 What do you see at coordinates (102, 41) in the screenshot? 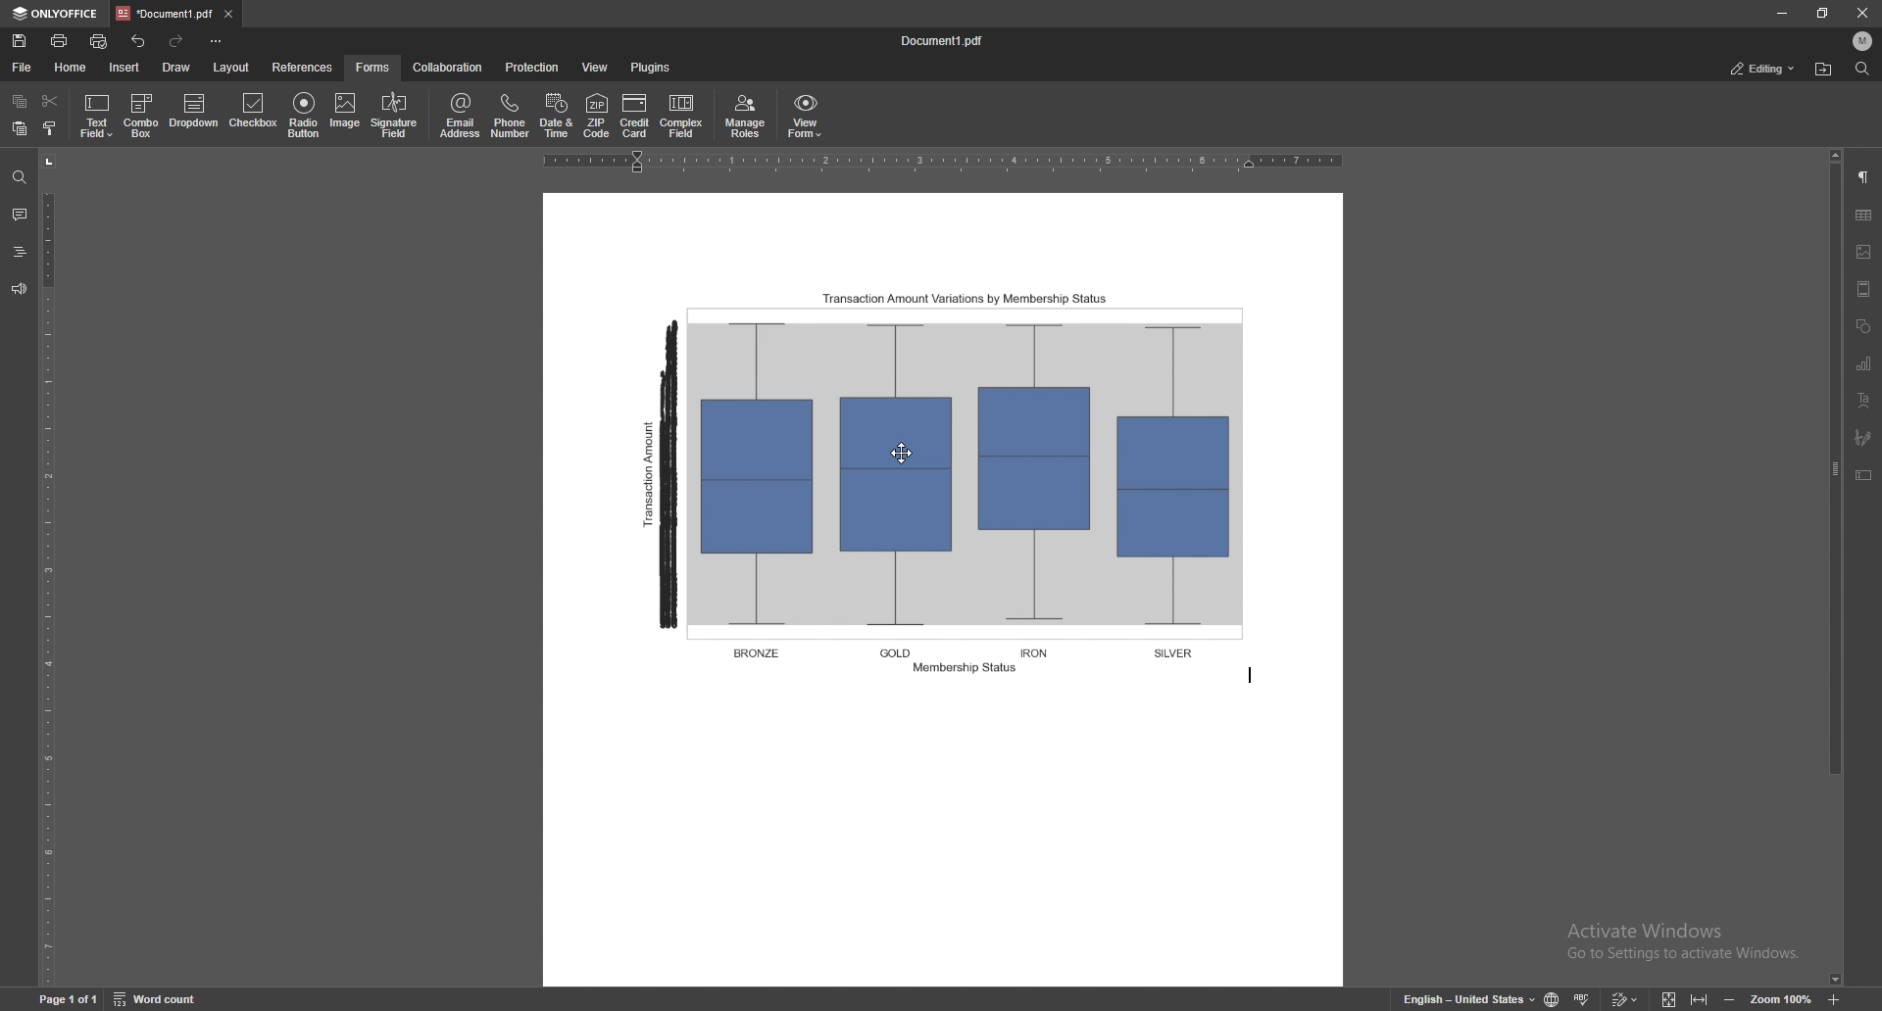
I see `quick print` at bounding box center [102, 41].